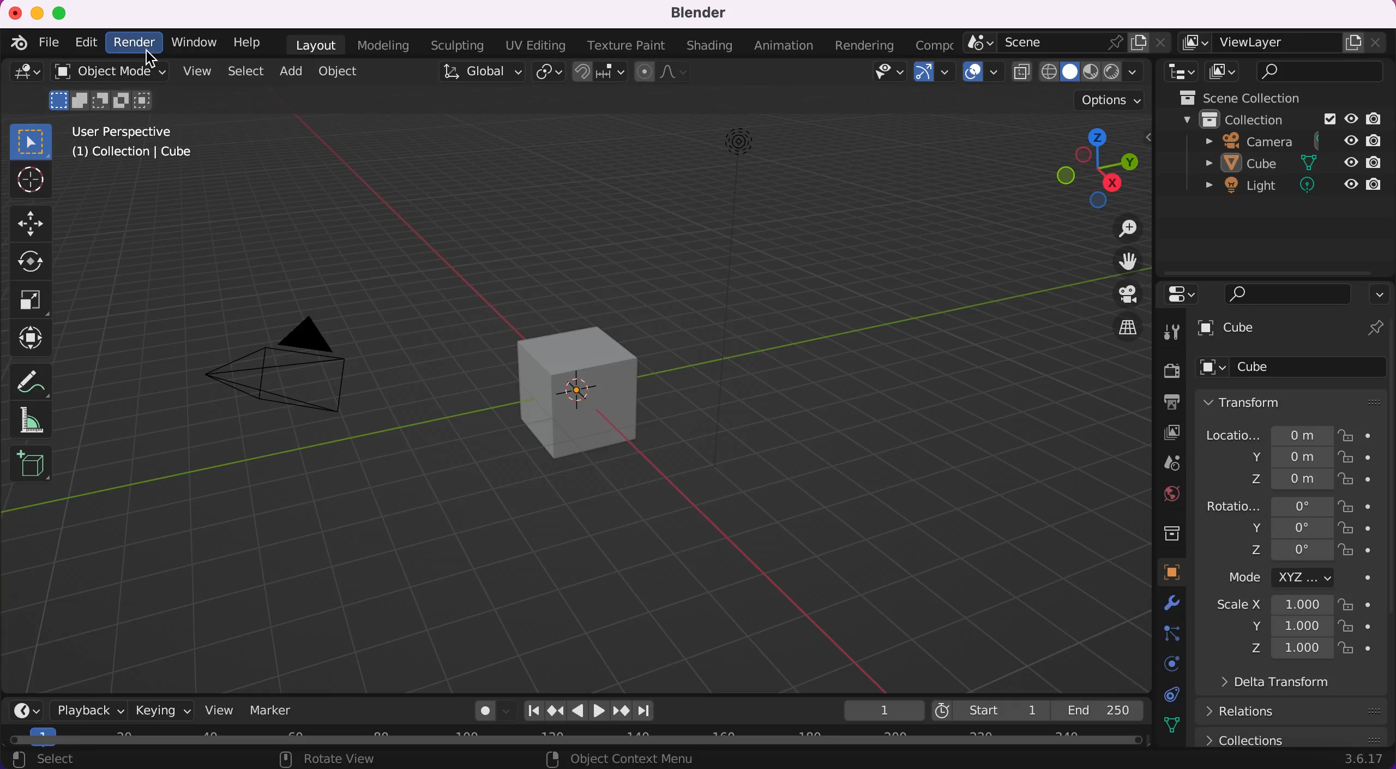 This screenshot has height=769, width=1396. I want to click on Join to startpoint, so click(532, 710).